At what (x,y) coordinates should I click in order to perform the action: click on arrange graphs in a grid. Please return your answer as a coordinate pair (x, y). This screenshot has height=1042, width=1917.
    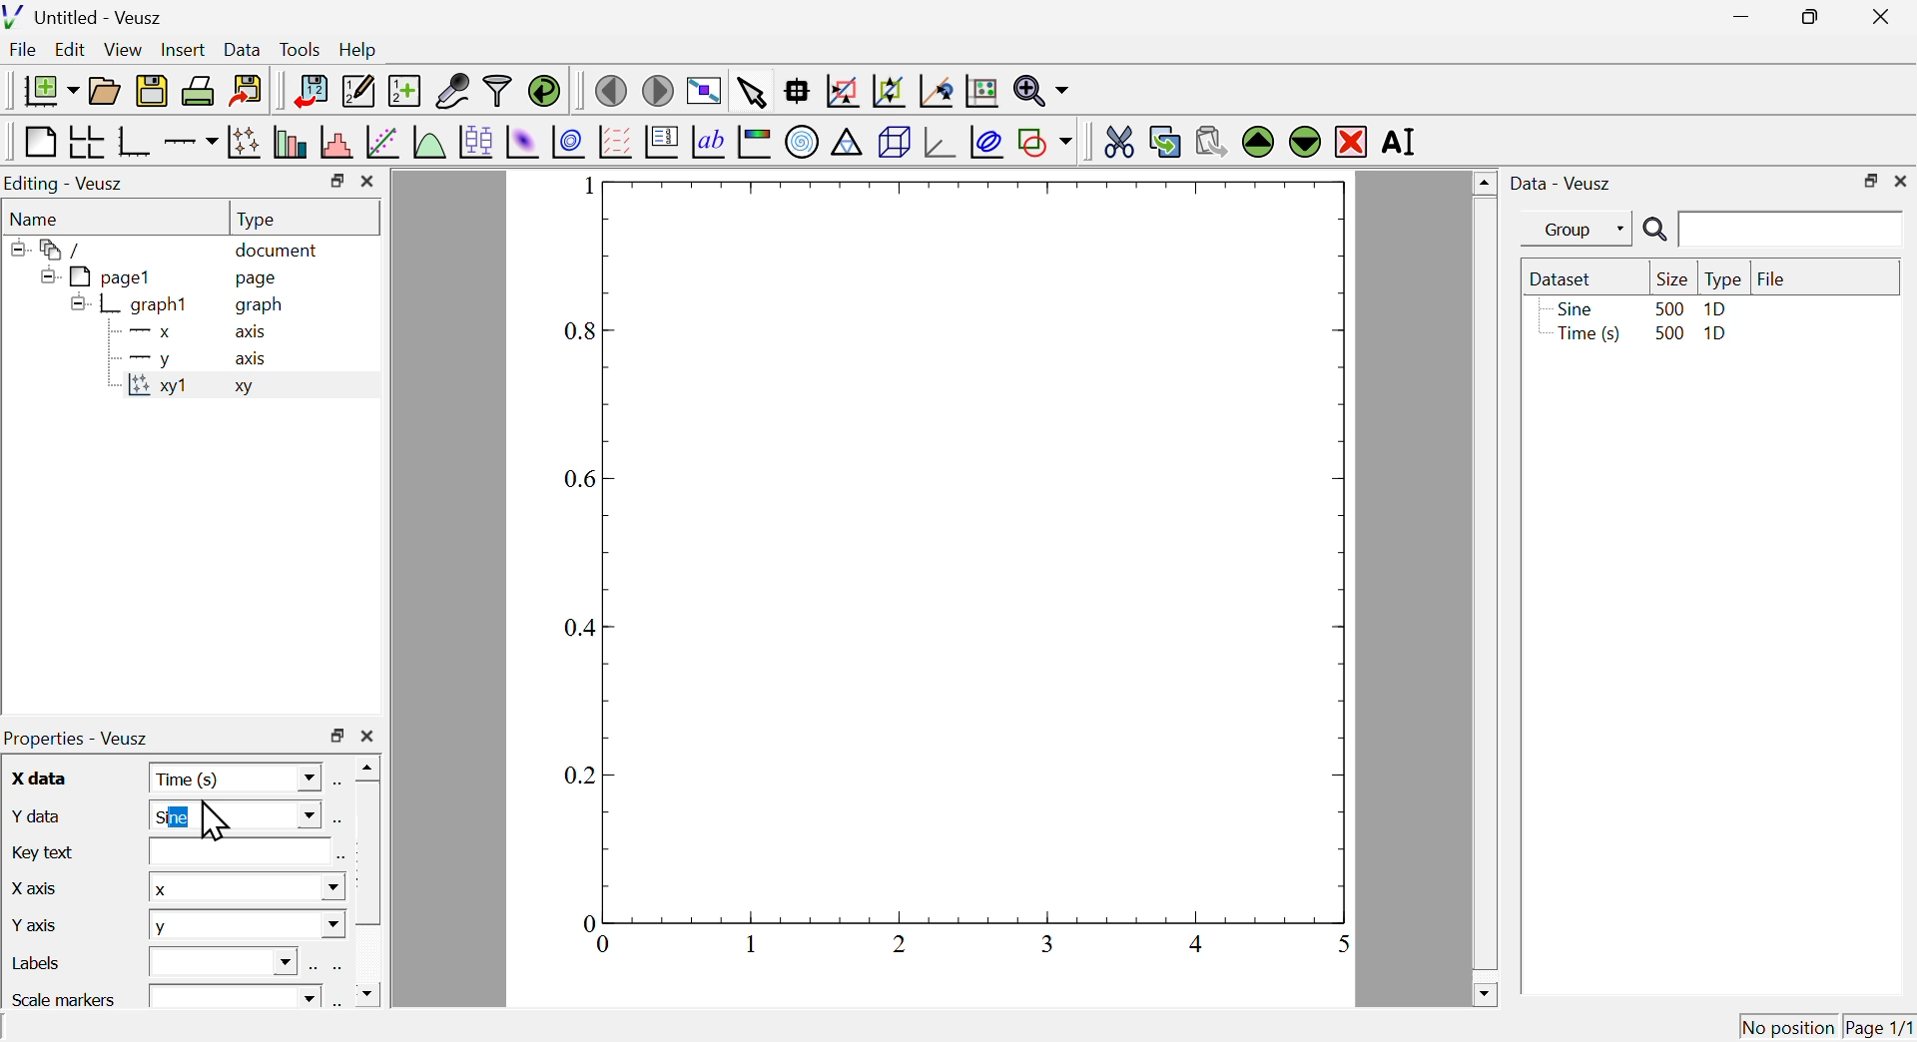
    Looking at the image, I should click on (86, 143).